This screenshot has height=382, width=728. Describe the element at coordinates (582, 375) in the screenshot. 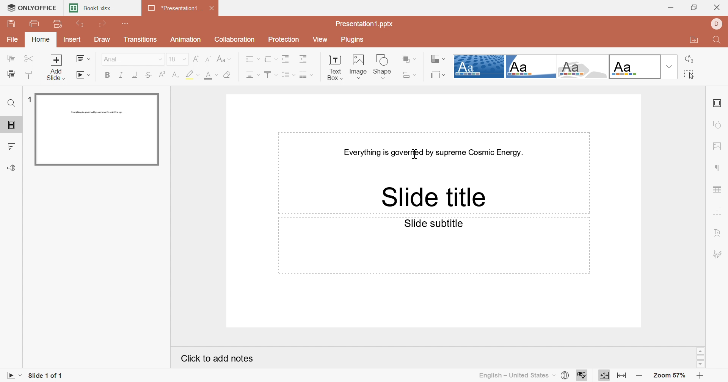

I see `Check Spelling` at that location.